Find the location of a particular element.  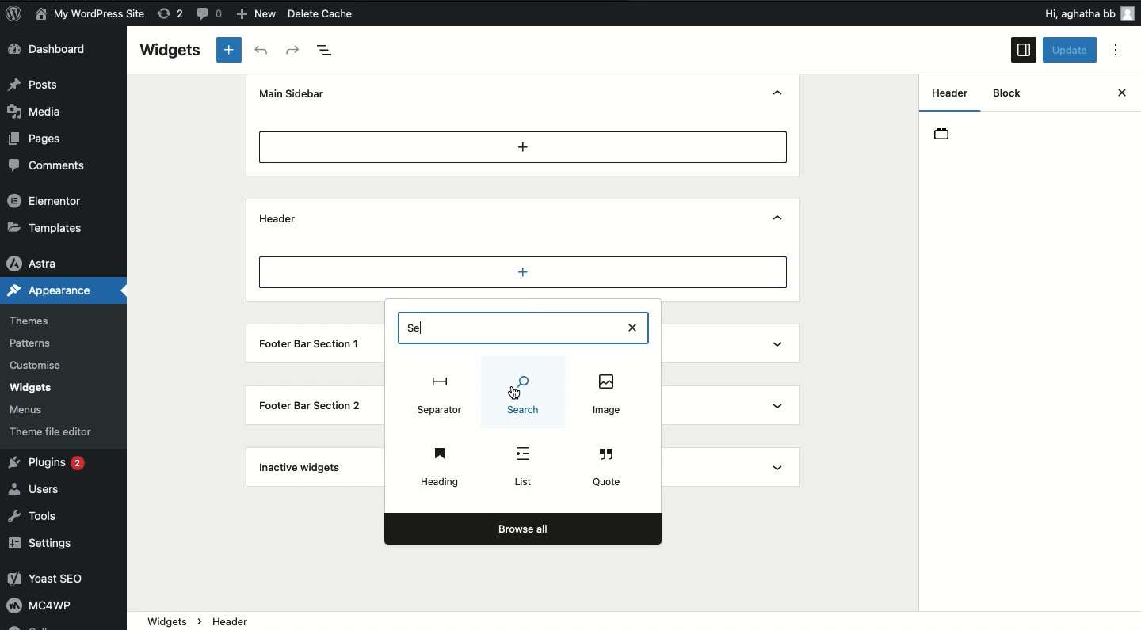

Options is located at coordinates (1120, 51).